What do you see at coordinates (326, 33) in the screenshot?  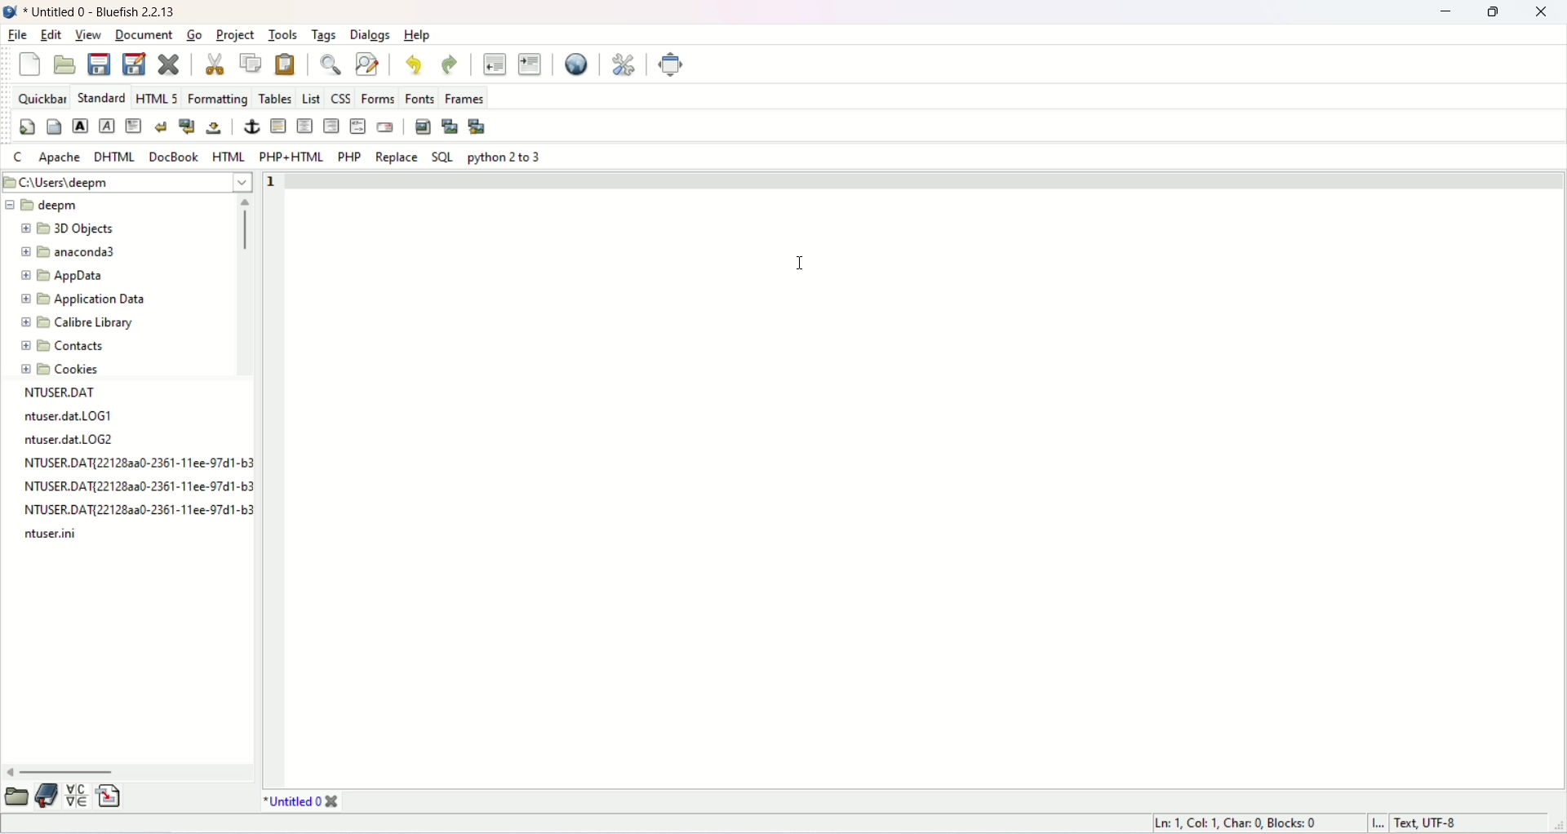 I see `tags` at bounding box center [326, 33].